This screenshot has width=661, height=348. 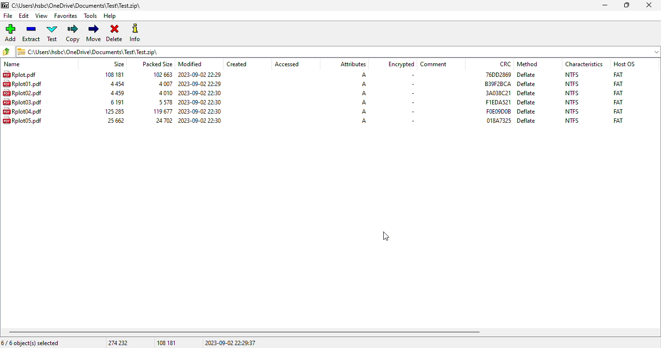 What do you see at coordinates (161, 74) in the screenshot?
I see `packed size` at bounding box center [161, 74].